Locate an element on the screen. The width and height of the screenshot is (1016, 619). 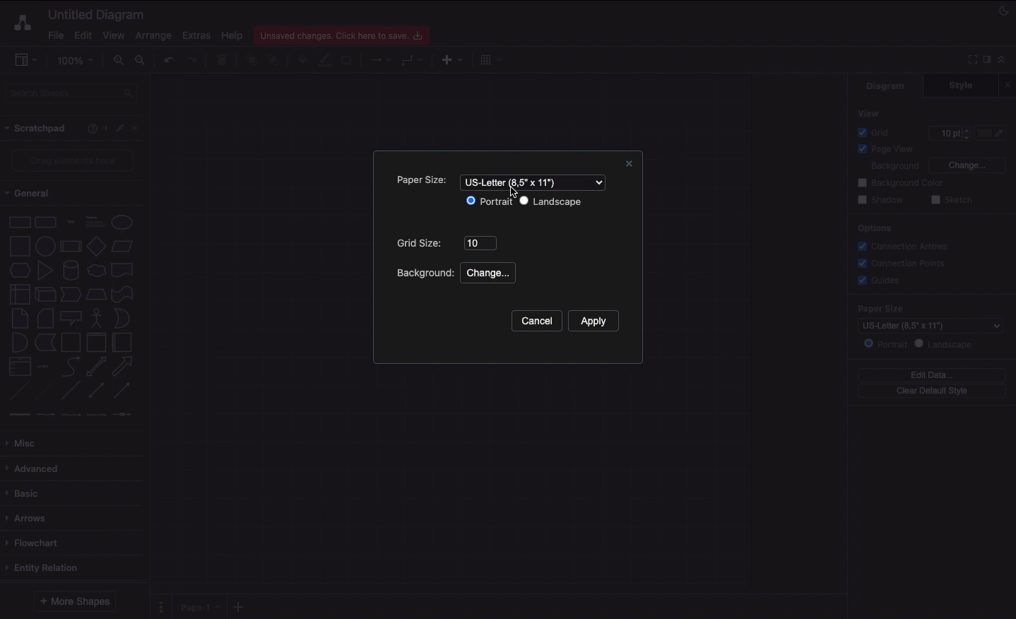
Circle is located at coordinates (122, 222).